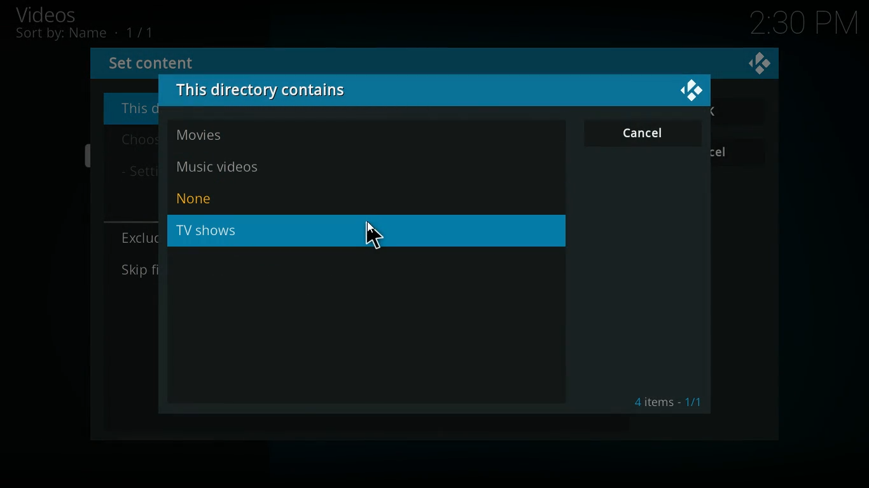  What do you see at coordinates (804, 26) in the screenshot?
I see `2:29 PM` at bounding box center [804, 26].